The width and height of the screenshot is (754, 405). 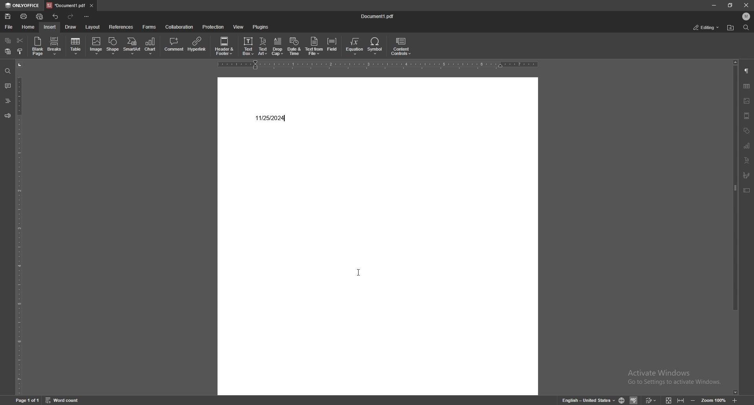 What do you see at coordinates (179, 27) in the screenshot?
I see `collaboration` at bounding box center [179, 27].